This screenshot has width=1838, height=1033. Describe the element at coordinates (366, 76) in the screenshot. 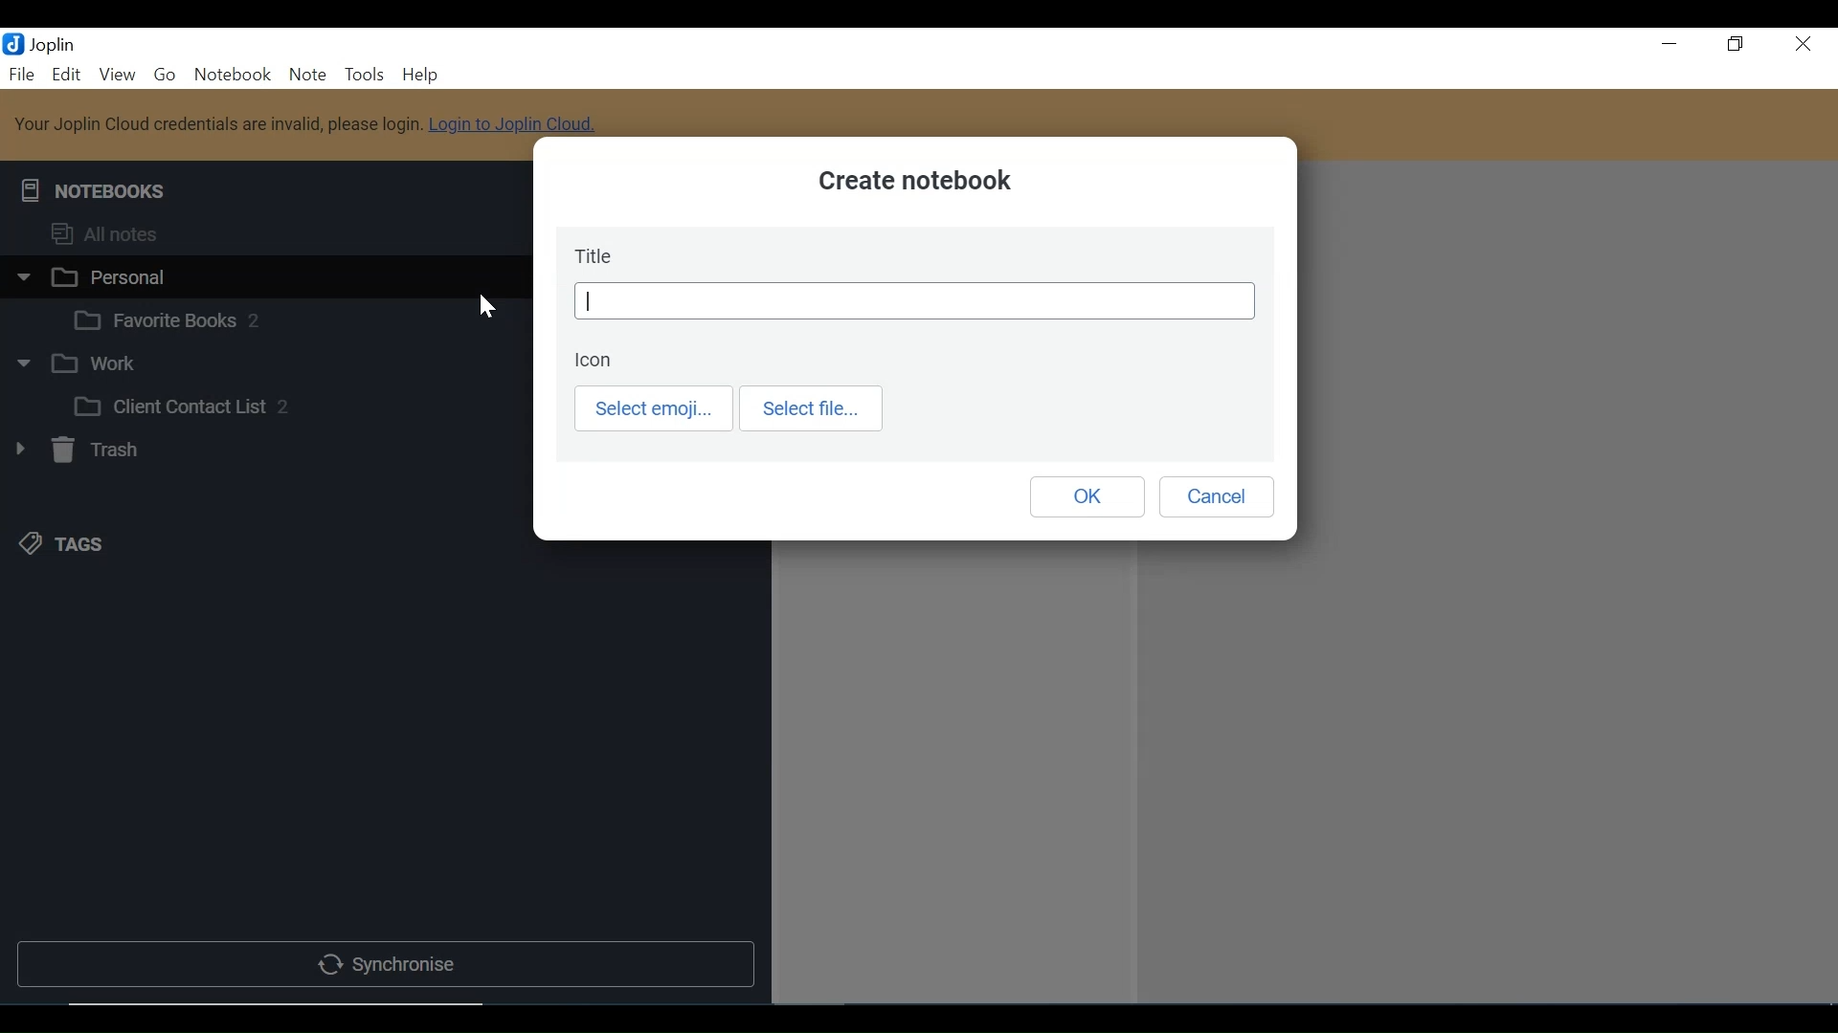

I see `Tools` at that location.